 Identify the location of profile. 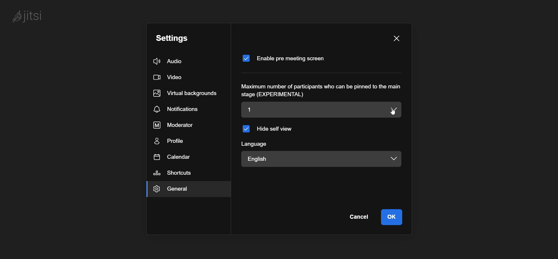
(171, 142).